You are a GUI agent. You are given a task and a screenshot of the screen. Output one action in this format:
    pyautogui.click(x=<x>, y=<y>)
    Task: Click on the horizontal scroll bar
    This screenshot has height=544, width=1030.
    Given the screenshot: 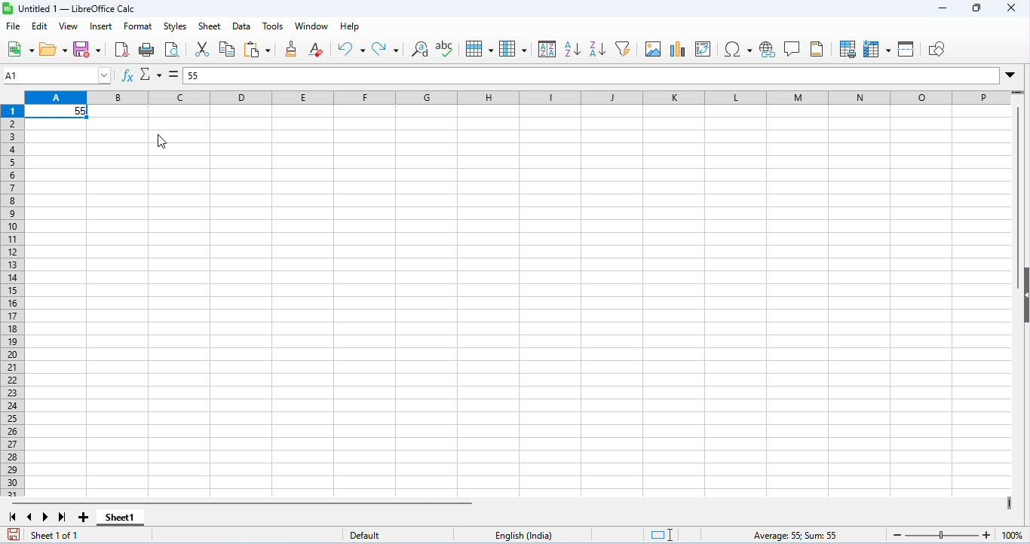 What is the action you would take?
    pyautogui.click(x=242, y=503)
    